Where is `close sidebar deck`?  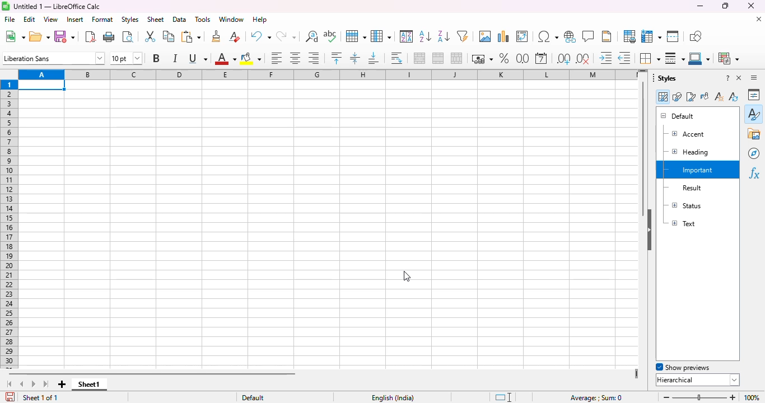
close sidebar deck is located at coordinates (739, 77).